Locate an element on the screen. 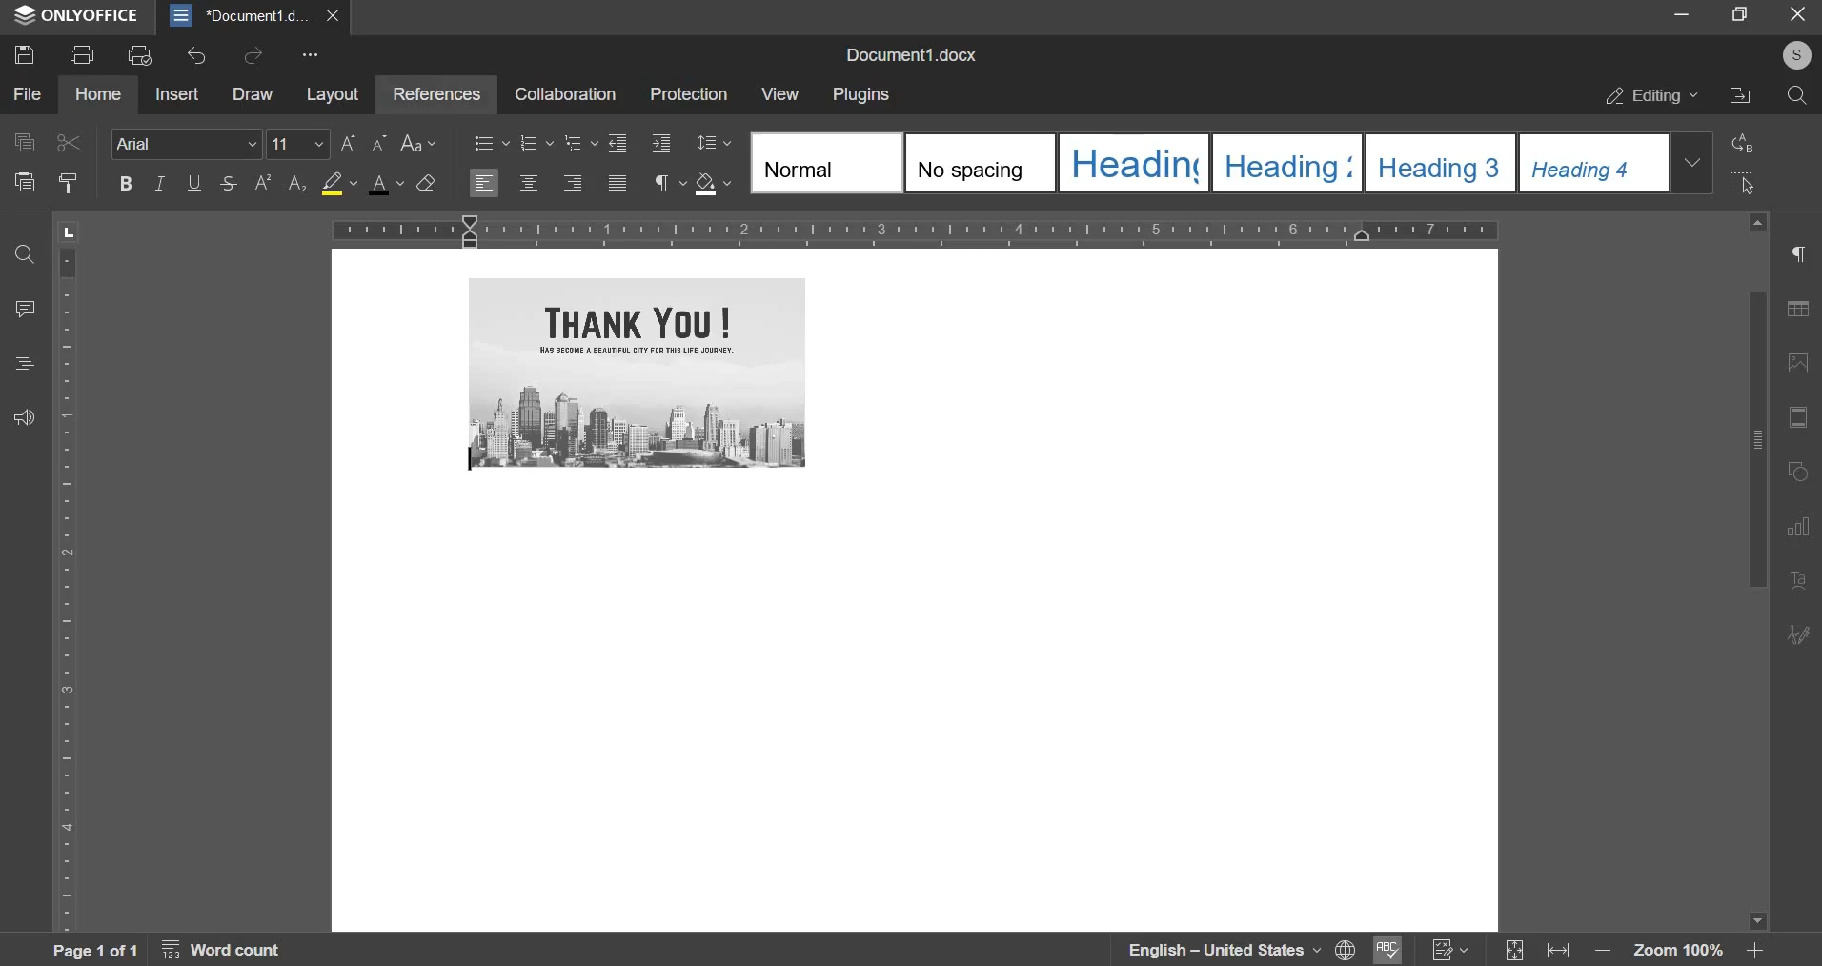 The image size is (1822, 966). zoom 100% is located at coordinates (1680, 953).